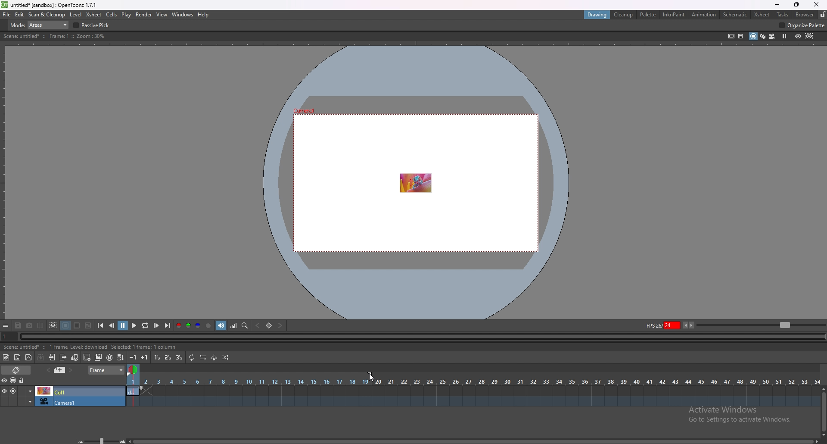  What do you see at coordinates (735, 15) in the screenshot?
I see `schematic` at bounding box center [735, 15].